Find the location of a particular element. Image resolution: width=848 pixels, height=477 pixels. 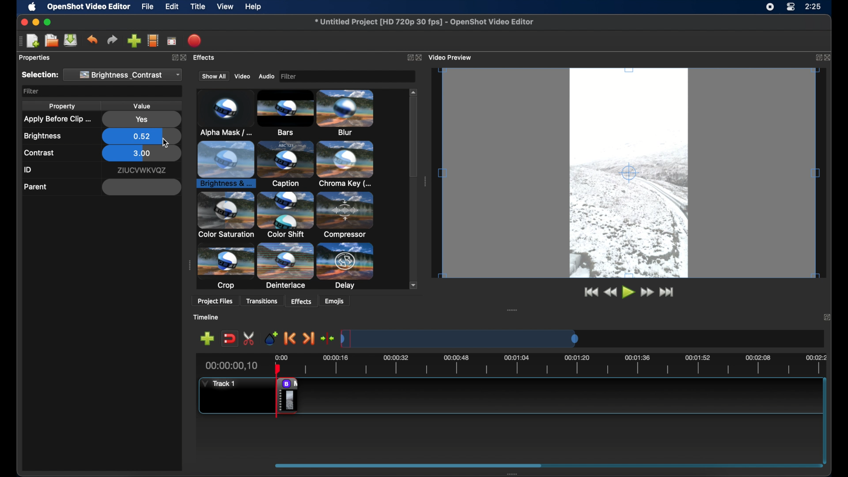

jump to end is located at coordinates (669, 294).